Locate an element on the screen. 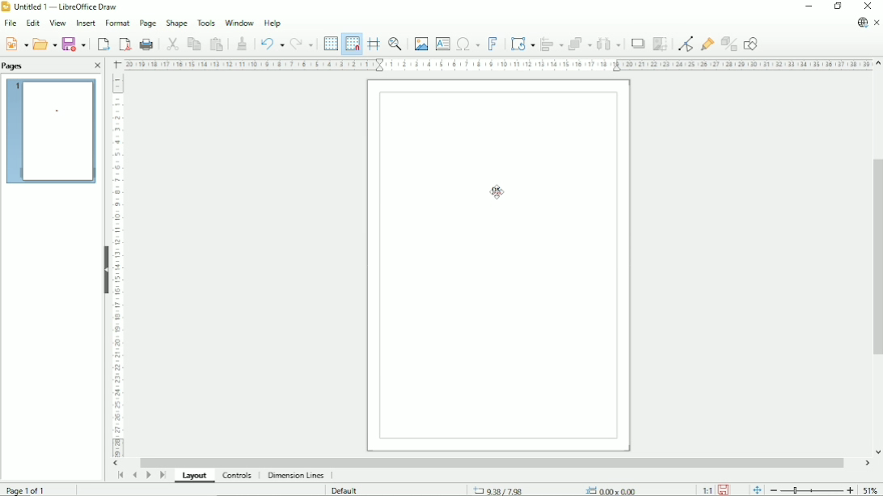  Horizontal scroll button is located at coordinates (866, 463).